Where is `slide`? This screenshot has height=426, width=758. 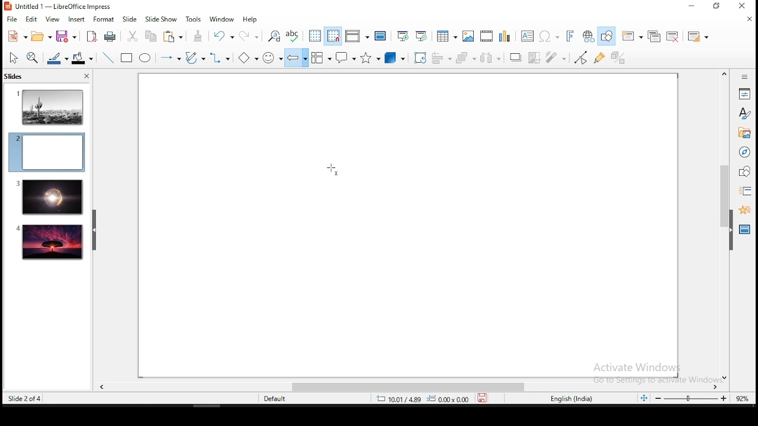 slide is located at coordinates (50, 243).